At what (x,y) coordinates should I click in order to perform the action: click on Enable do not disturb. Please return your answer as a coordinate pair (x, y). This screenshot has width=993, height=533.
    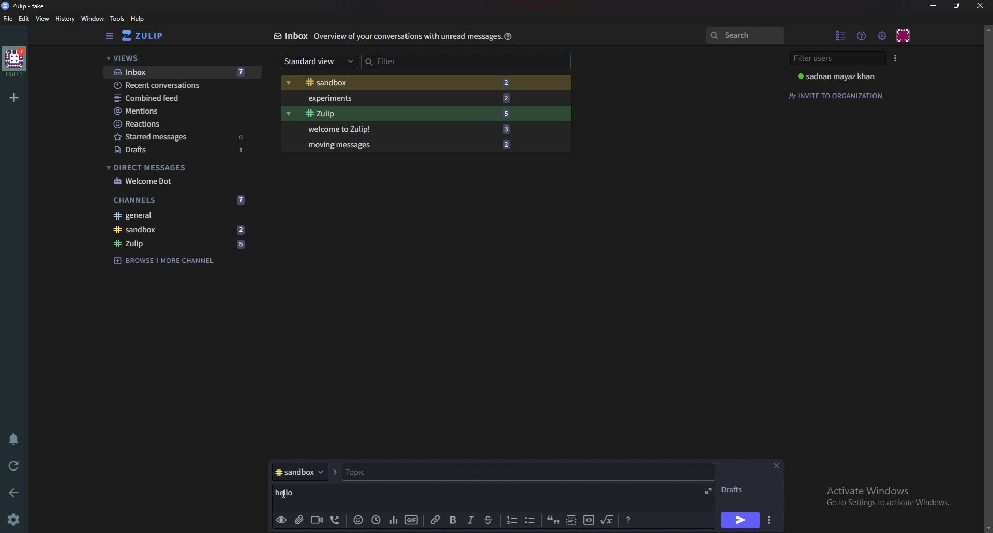
    Looking at the image, I should click on (14, 438).